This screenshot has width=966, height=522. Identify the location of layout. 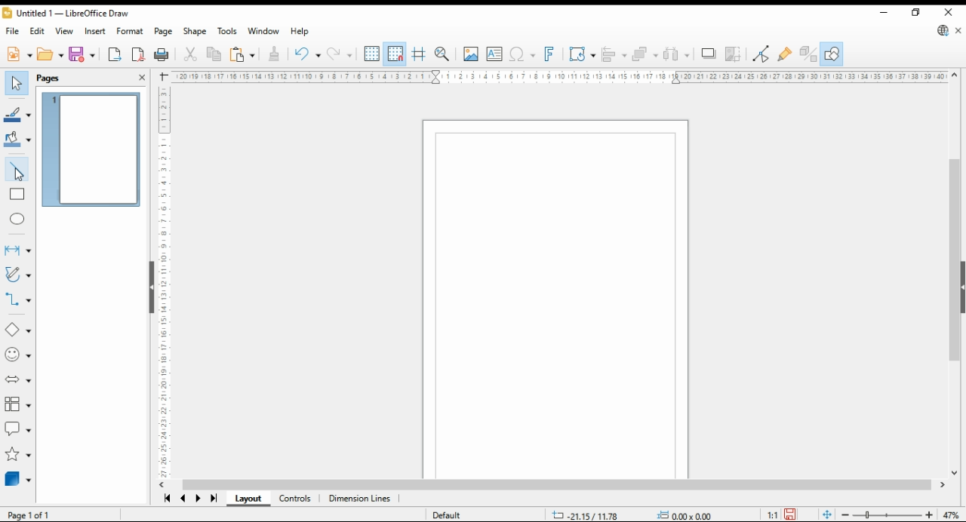
(248, 499).